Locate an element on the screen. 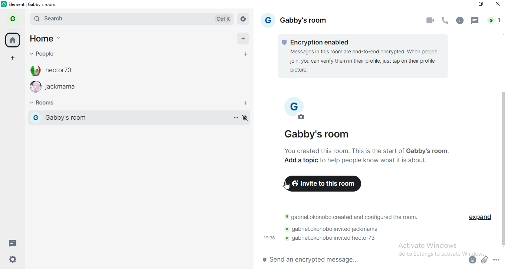  profile is located at coordinates (13, 18).